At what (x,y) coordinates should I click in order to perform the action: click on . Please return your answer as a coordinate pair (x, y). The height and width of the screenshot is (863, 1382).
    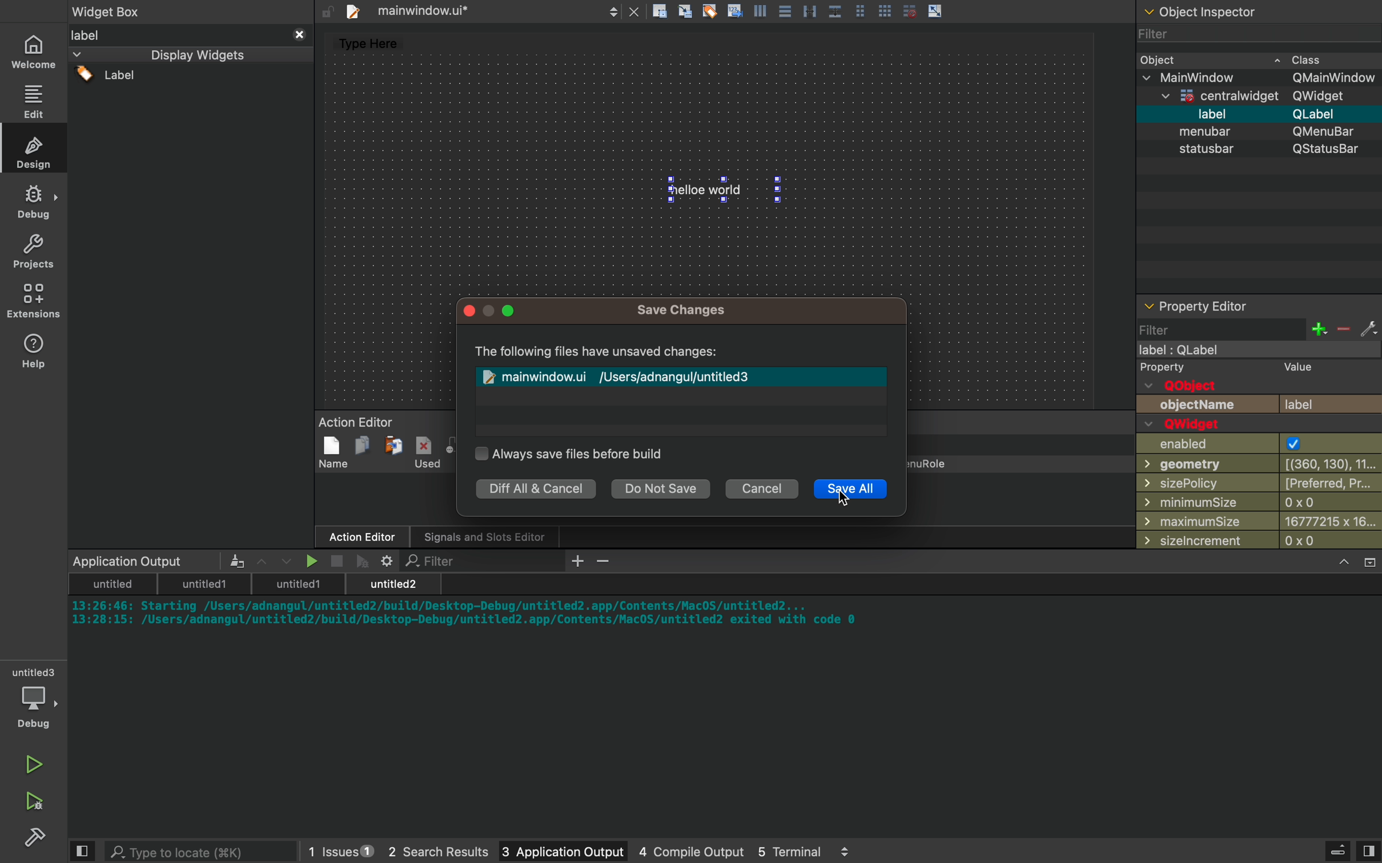
    Looking at the image, I should click on (361, 538).